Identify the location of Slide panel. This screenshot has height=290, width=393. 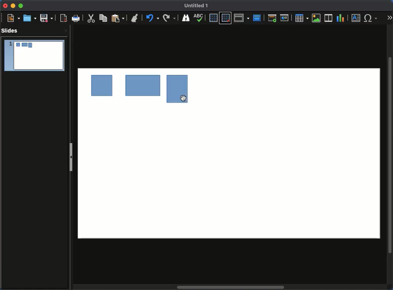
(71, 158).